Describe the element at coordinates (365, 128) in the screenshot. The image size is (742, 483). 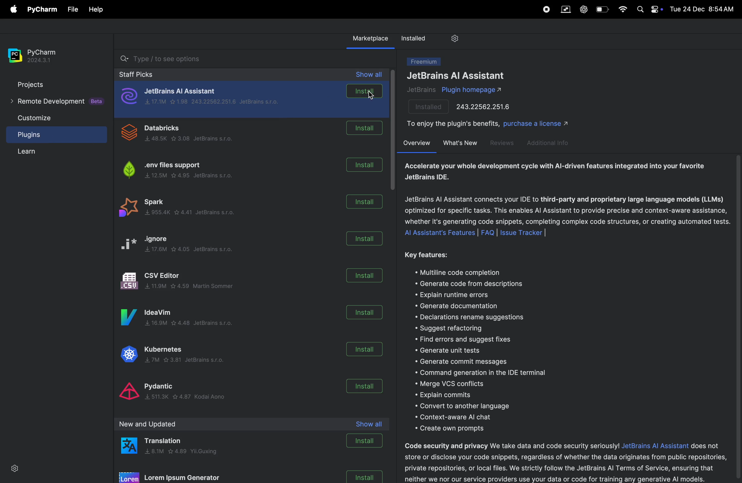
I see `install` at that location.